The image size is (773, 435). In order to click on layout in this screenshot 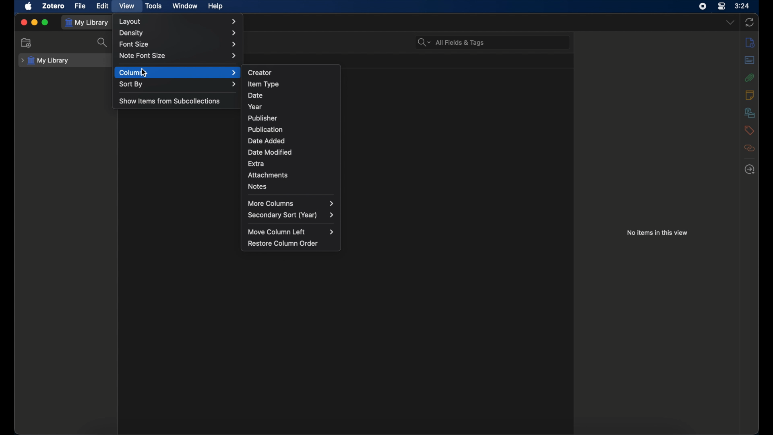, I will do `click(180, 22)`.